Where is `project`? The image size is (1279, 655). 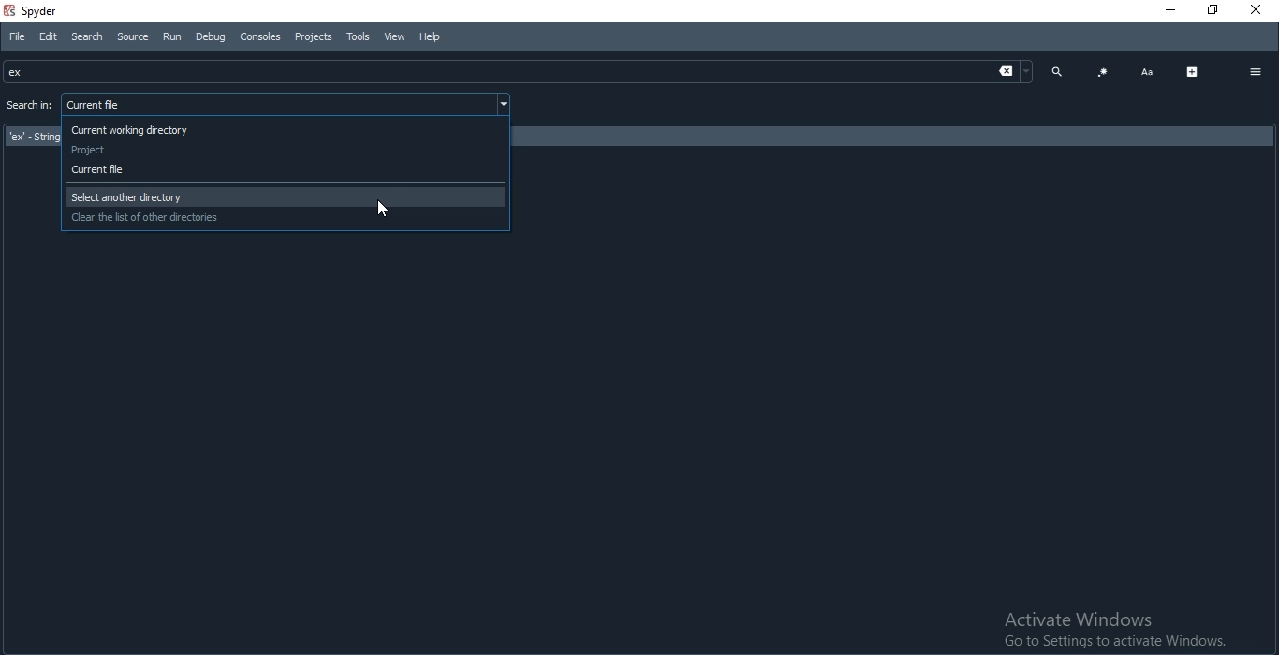
project is located at coordinates (286, 150).